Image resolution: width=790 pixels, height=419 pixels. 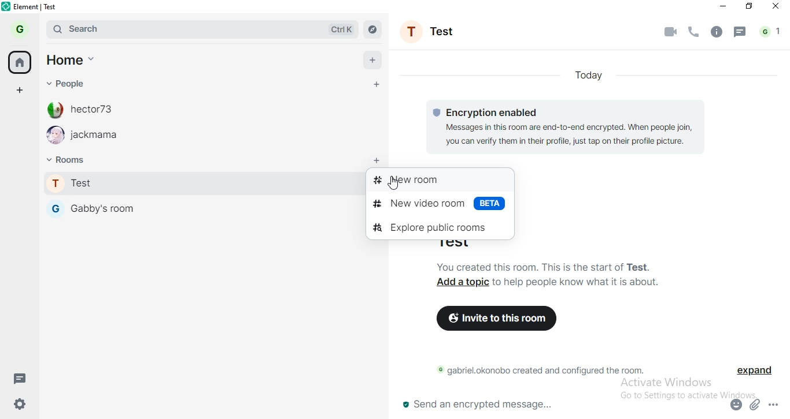 What do you see at coordinates (563, 124) in the screenshot?
I see `© Encryption enabled
Messages in this room are end-to-end encrypted. When people join,
you can verify them in their profile, just tap on their profile picture.` at bounding box center [563, 124].